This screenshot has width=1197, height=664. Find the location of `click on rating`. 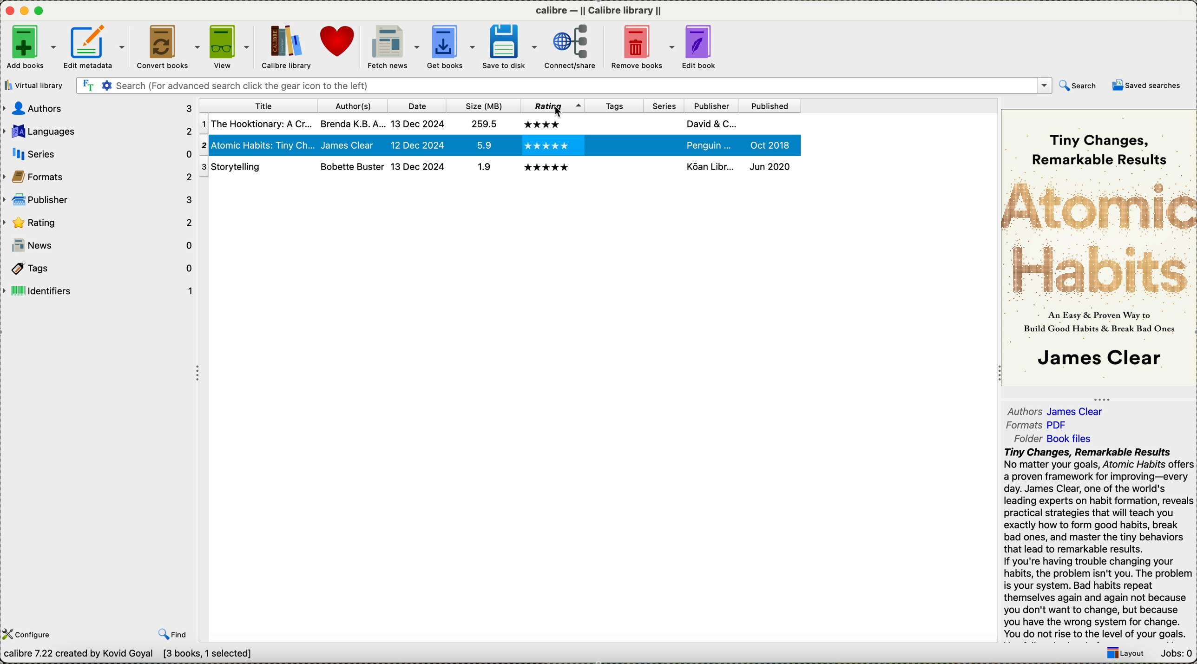

click on rating is located at coordinates (553, 106).